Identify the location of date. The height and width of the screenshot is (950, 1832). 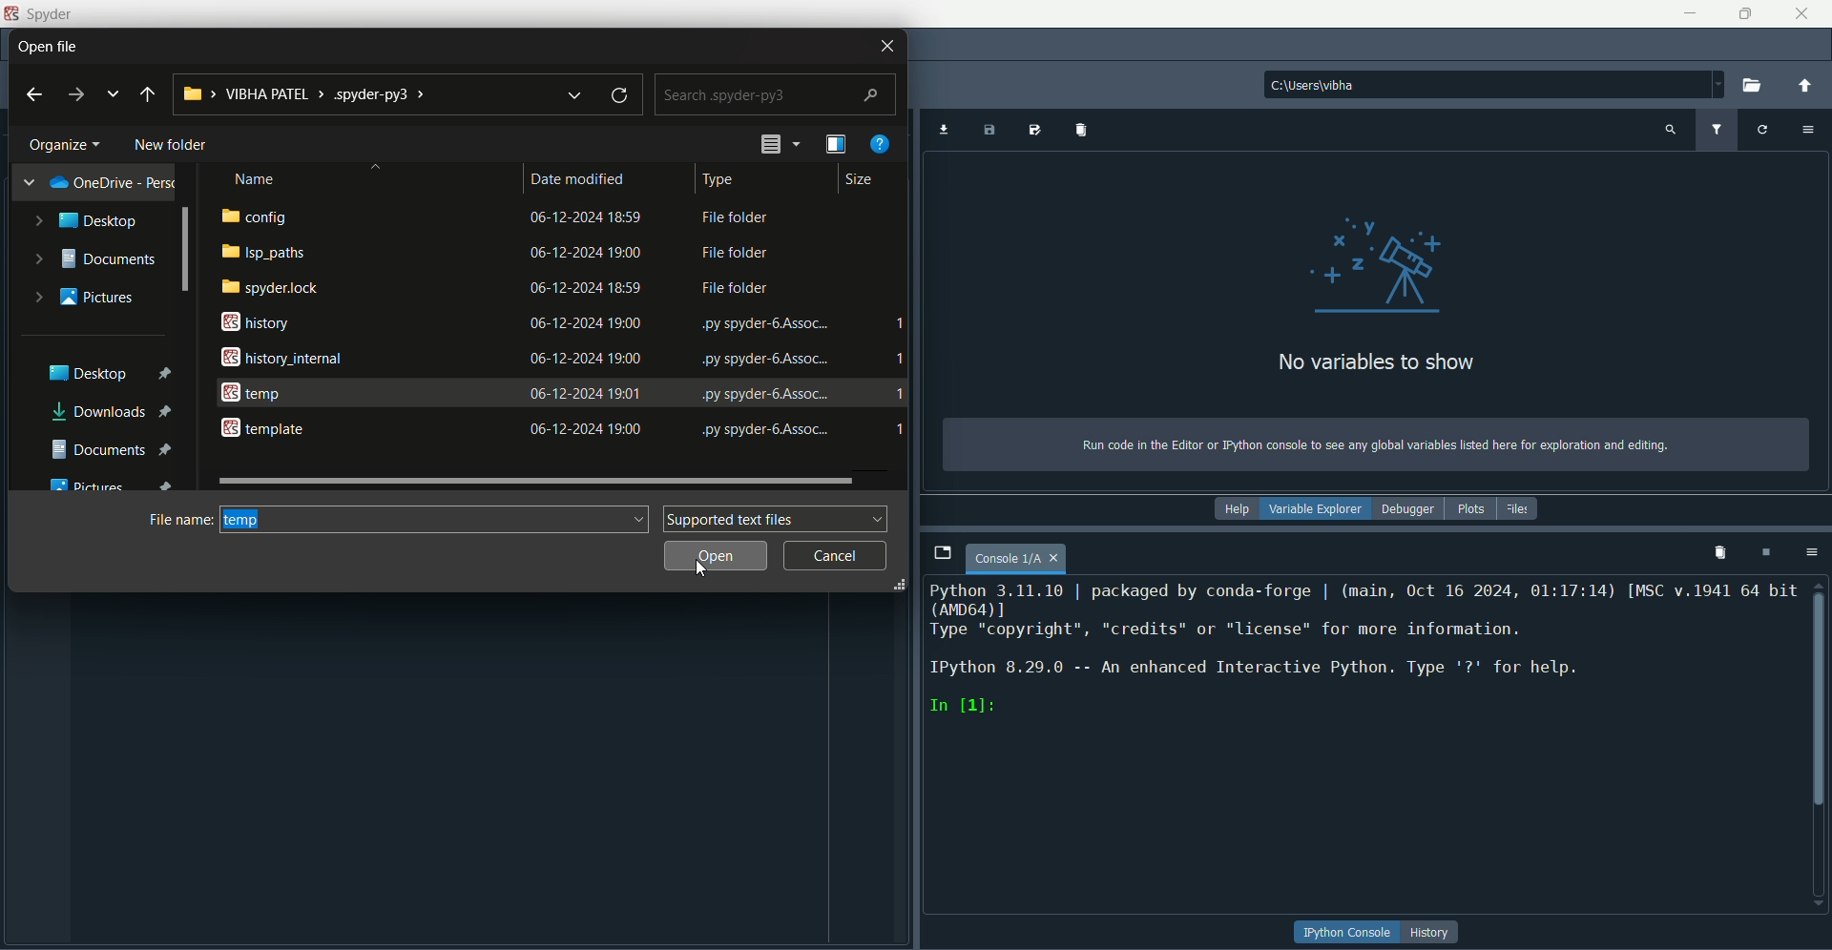
(585, 323).